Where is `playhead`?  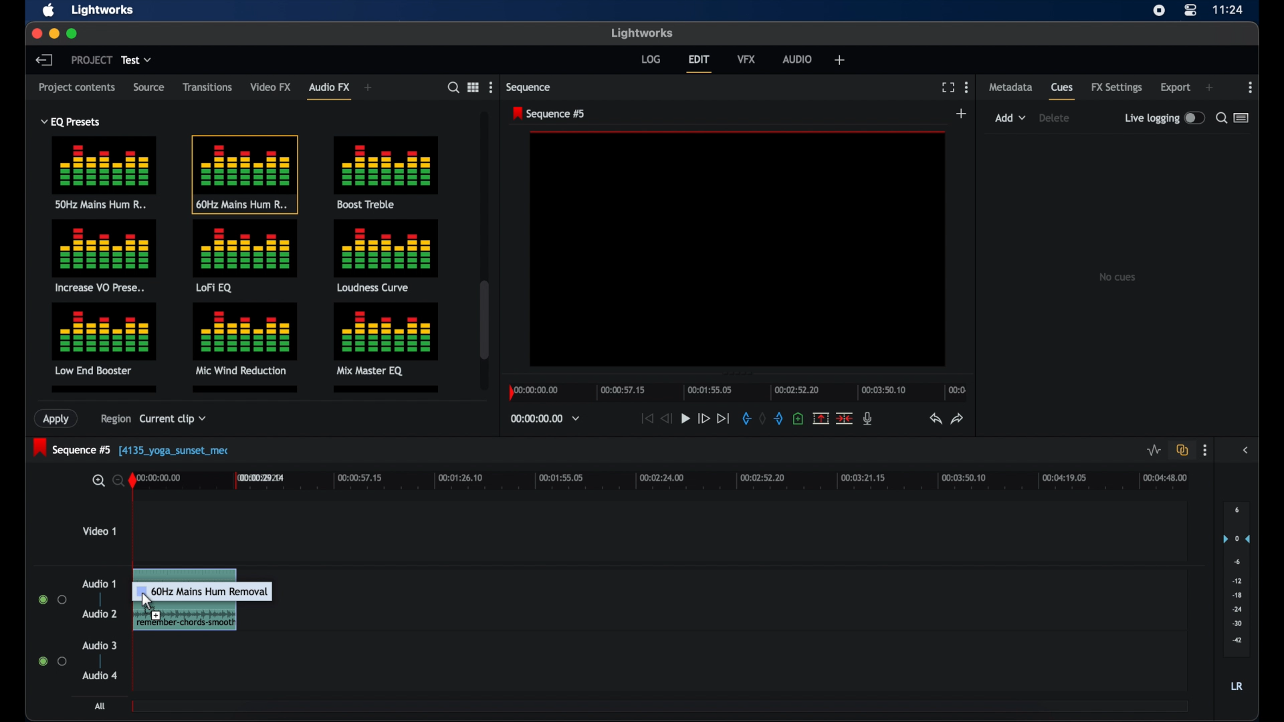
playhead is located at coordinates (132, 480).